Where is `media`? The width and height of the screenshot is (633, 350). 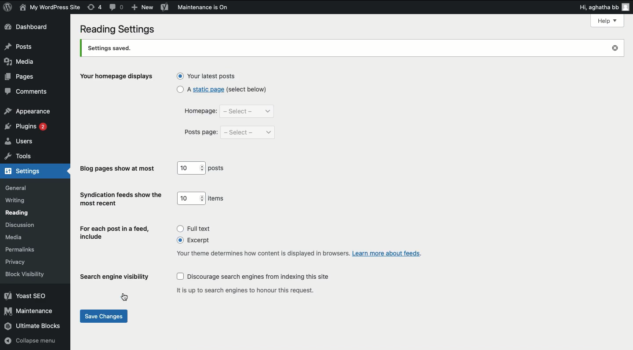
media is located at coordinates (21, 62).